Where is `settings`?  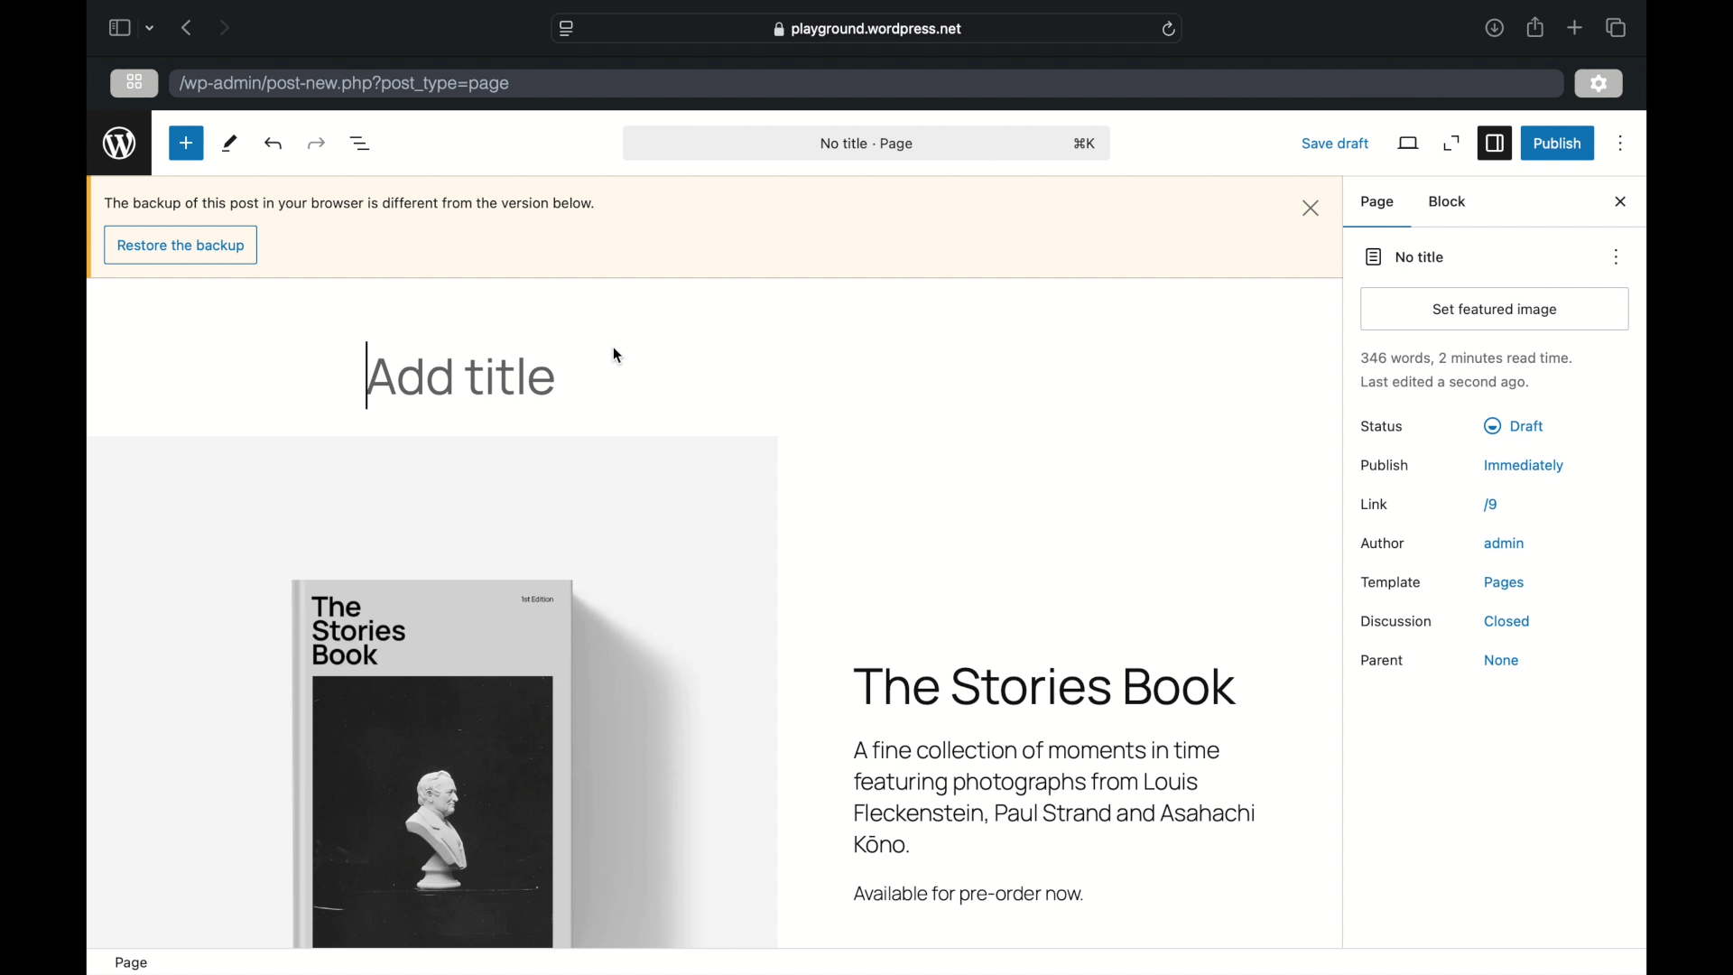
settings is located at coordinates (1600, 84).